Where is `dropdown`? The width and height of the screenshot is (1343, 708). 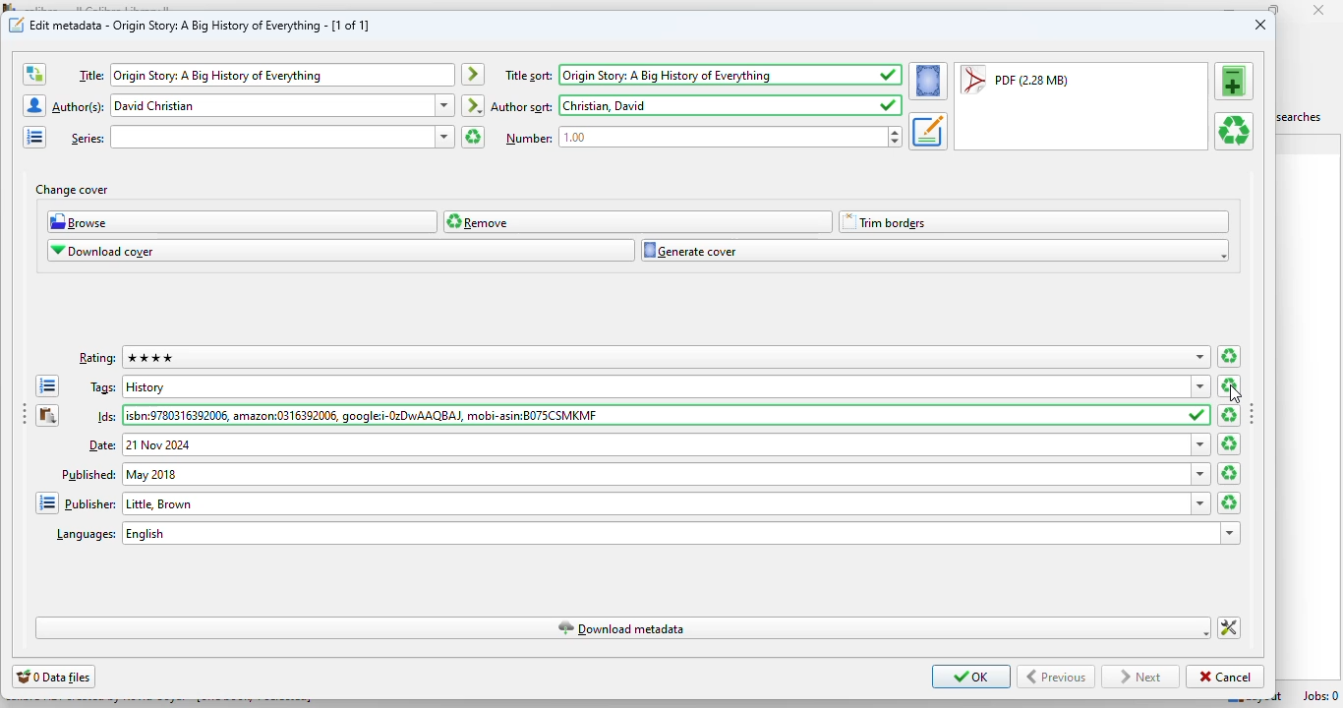 dropdown is located at coordinates (1203, 474).